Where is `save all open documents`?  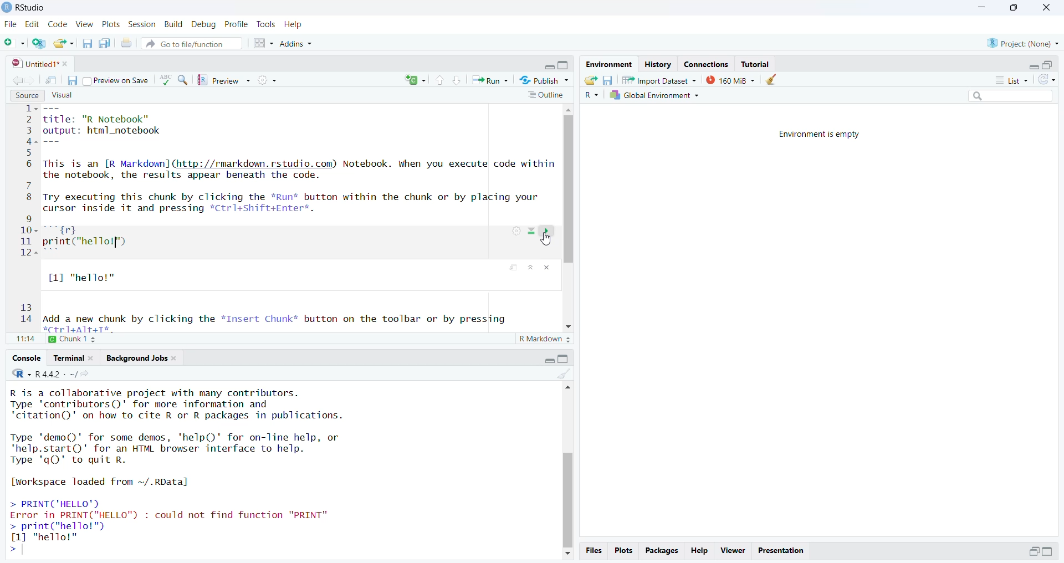 save all open documents is located at coordinates (105, 43).